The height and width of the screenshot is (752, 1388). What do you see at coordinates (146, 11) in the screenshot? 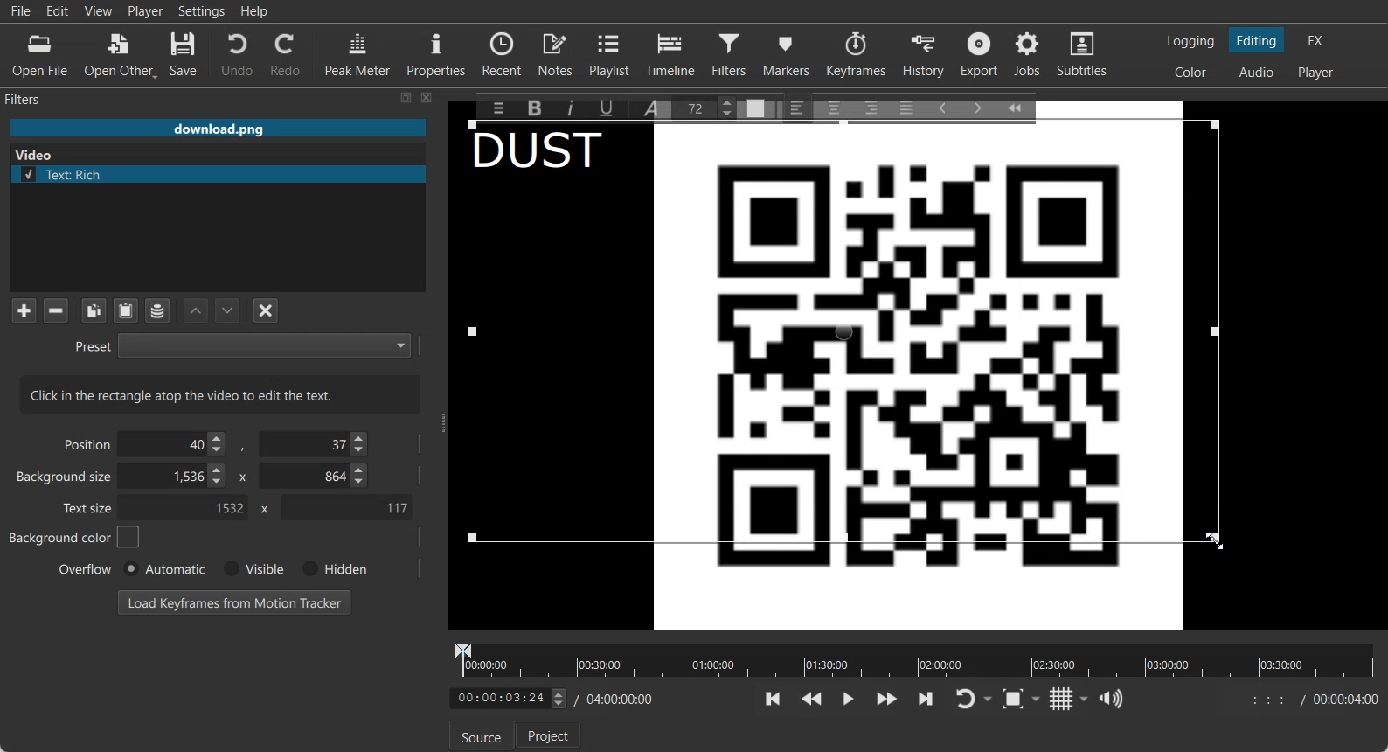
I see `Player` at bounding box center [146, 11].